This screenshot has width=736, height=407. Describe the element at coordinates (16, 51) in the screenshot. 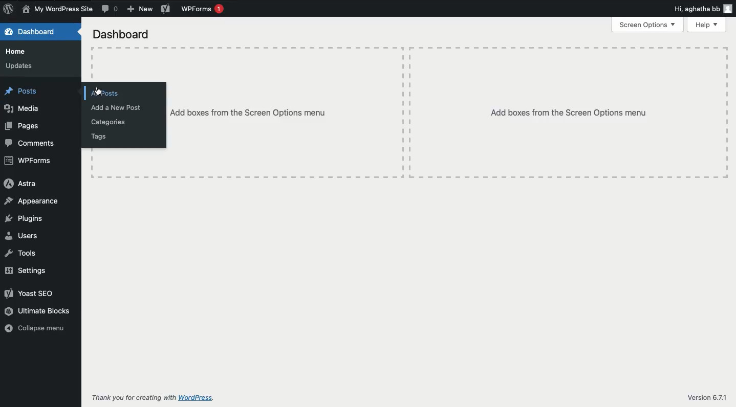

I see `Home` at that location.